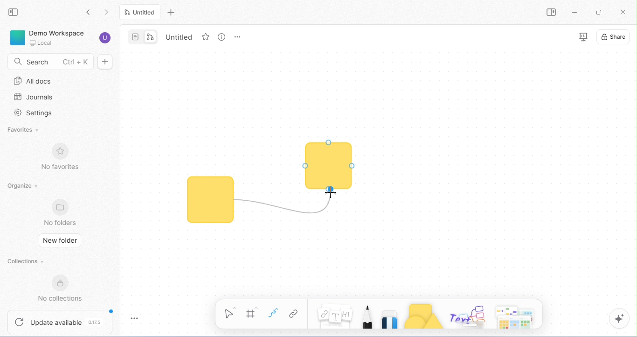  I want to click on link, so click(295, 314).